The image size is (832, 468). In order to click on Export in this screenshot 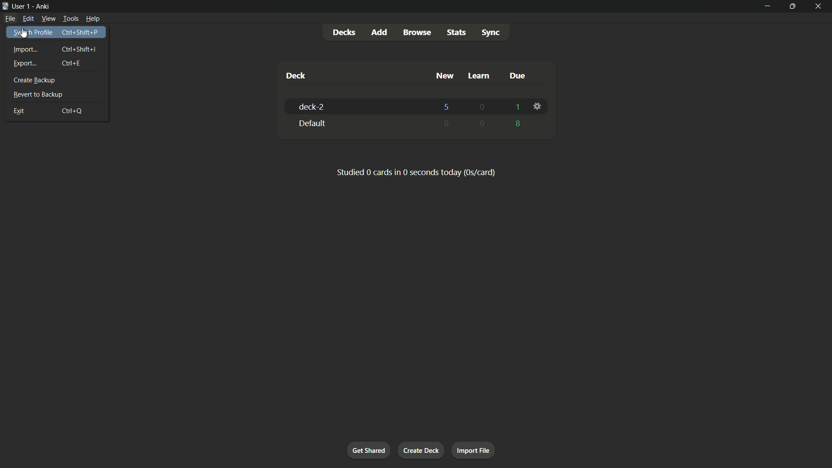, I will do `click(56, 64)`.